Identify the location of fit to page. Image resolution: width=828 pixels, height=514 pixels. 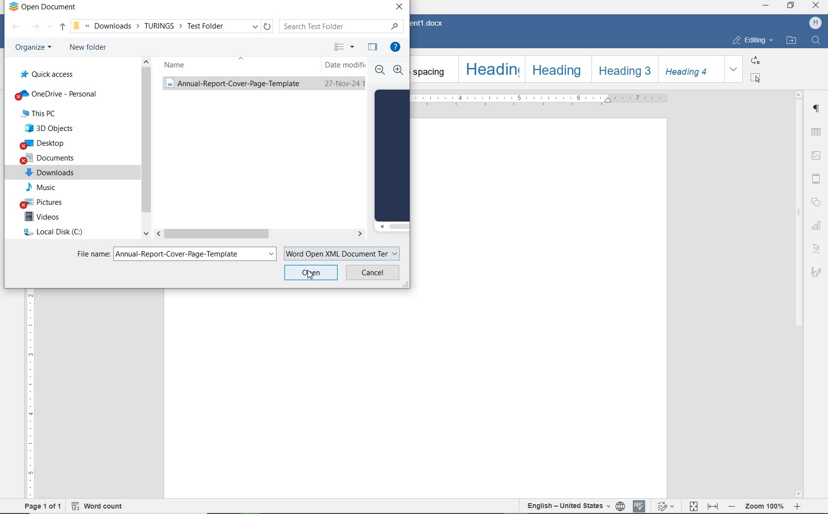
(693, 507).